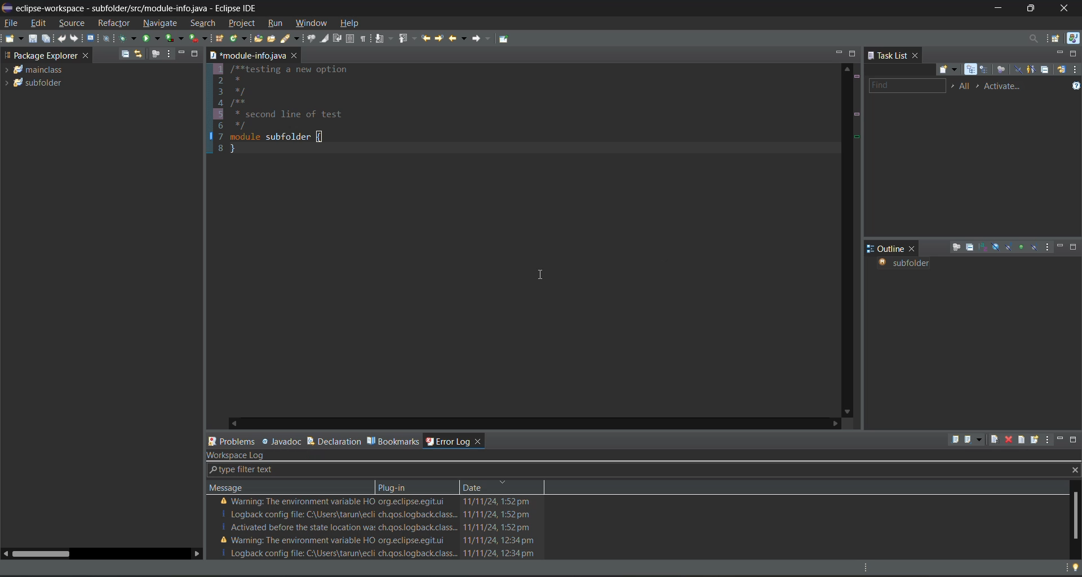 This screenshot has width=1082, height=577. I want to click on sort, so click(983, 246).